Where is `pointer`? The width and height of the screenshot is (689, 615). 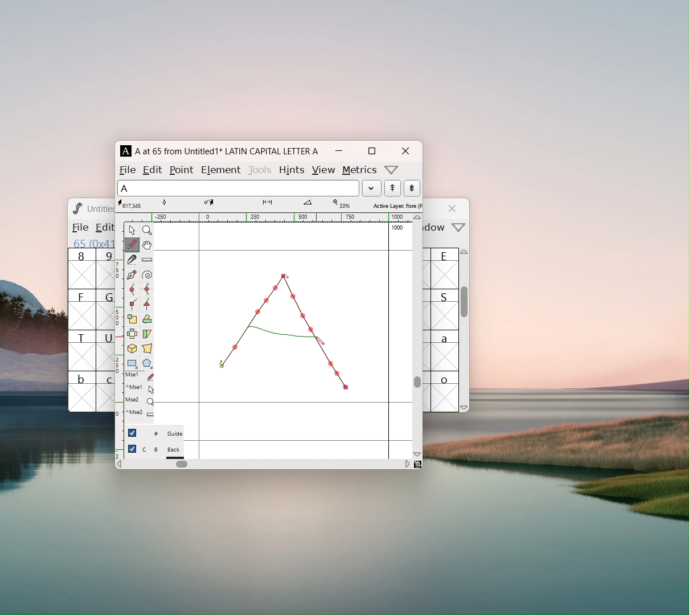
pointer is located at coordinates (132, 230).